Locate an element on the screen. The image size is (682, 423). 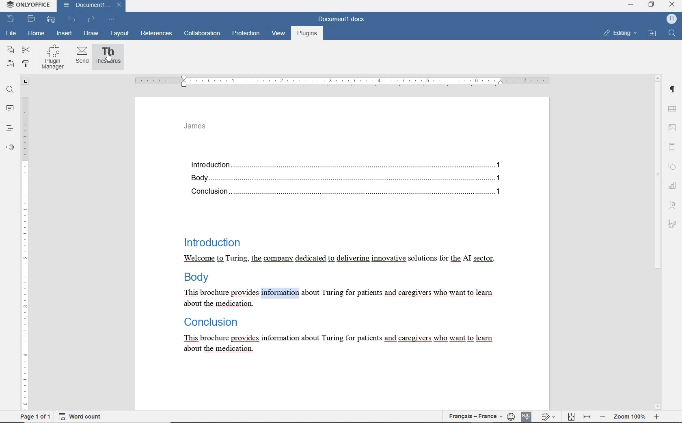
COPY is located at coordinates (10, 50).